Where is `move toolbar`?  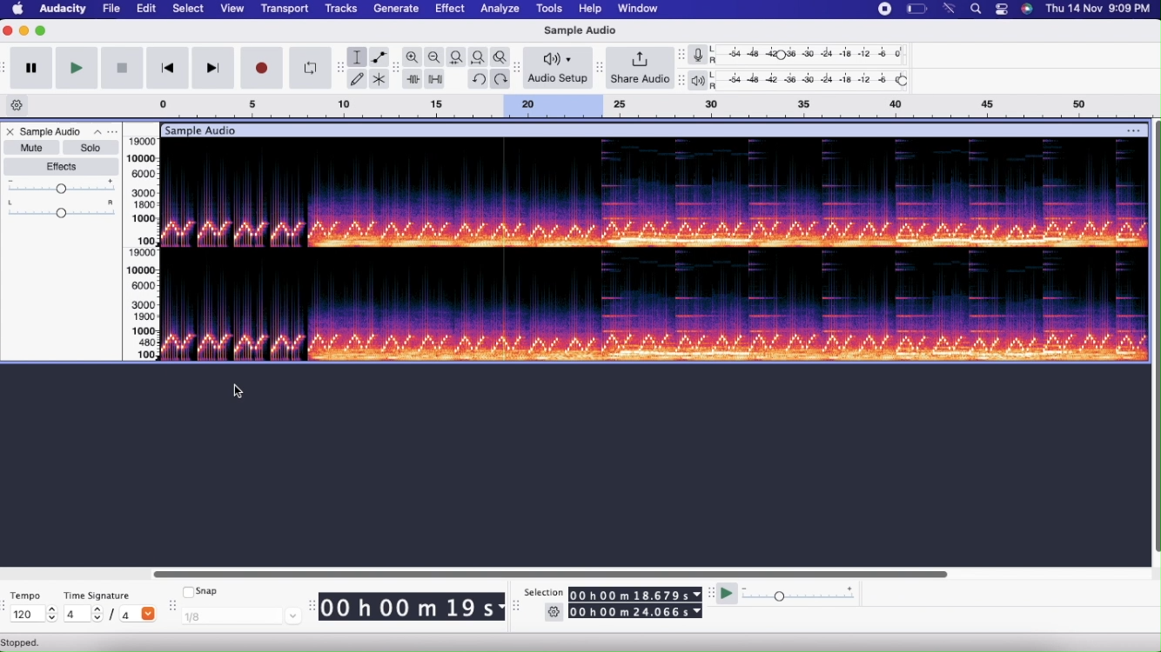
move toolbar is located at coordinates (517, 67).